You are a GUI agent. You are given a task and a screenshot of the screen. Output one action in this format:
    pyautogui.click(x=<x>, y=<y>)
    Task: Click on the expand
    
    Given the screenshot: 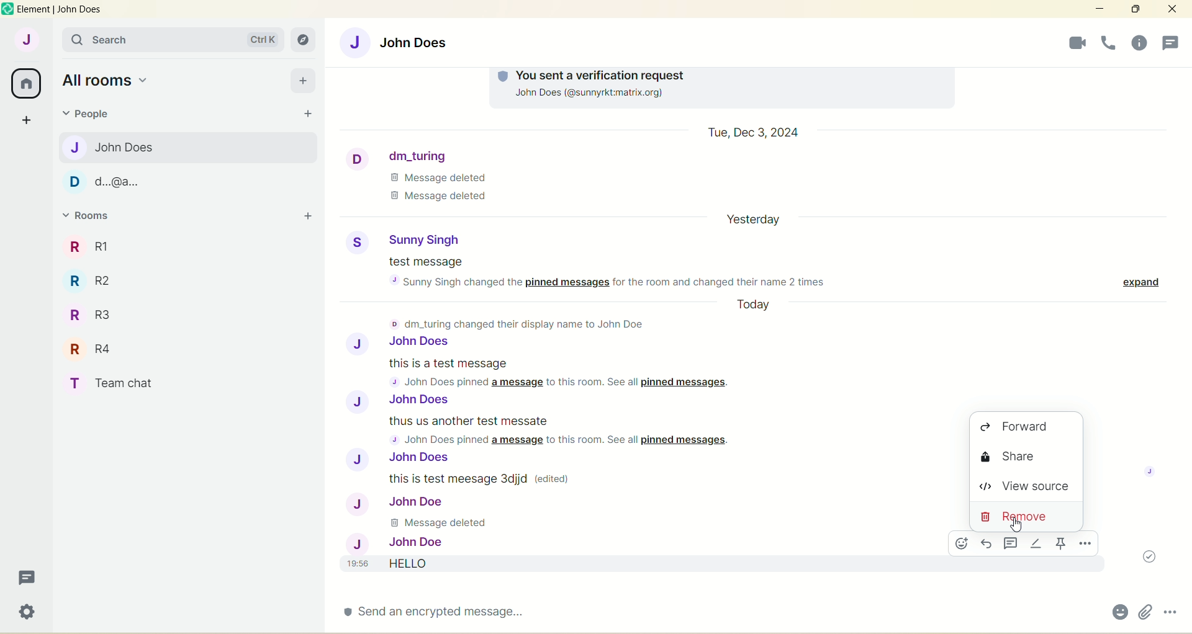 What is the action you would take?
    pyautogui.click(x=1136, y=282)
    